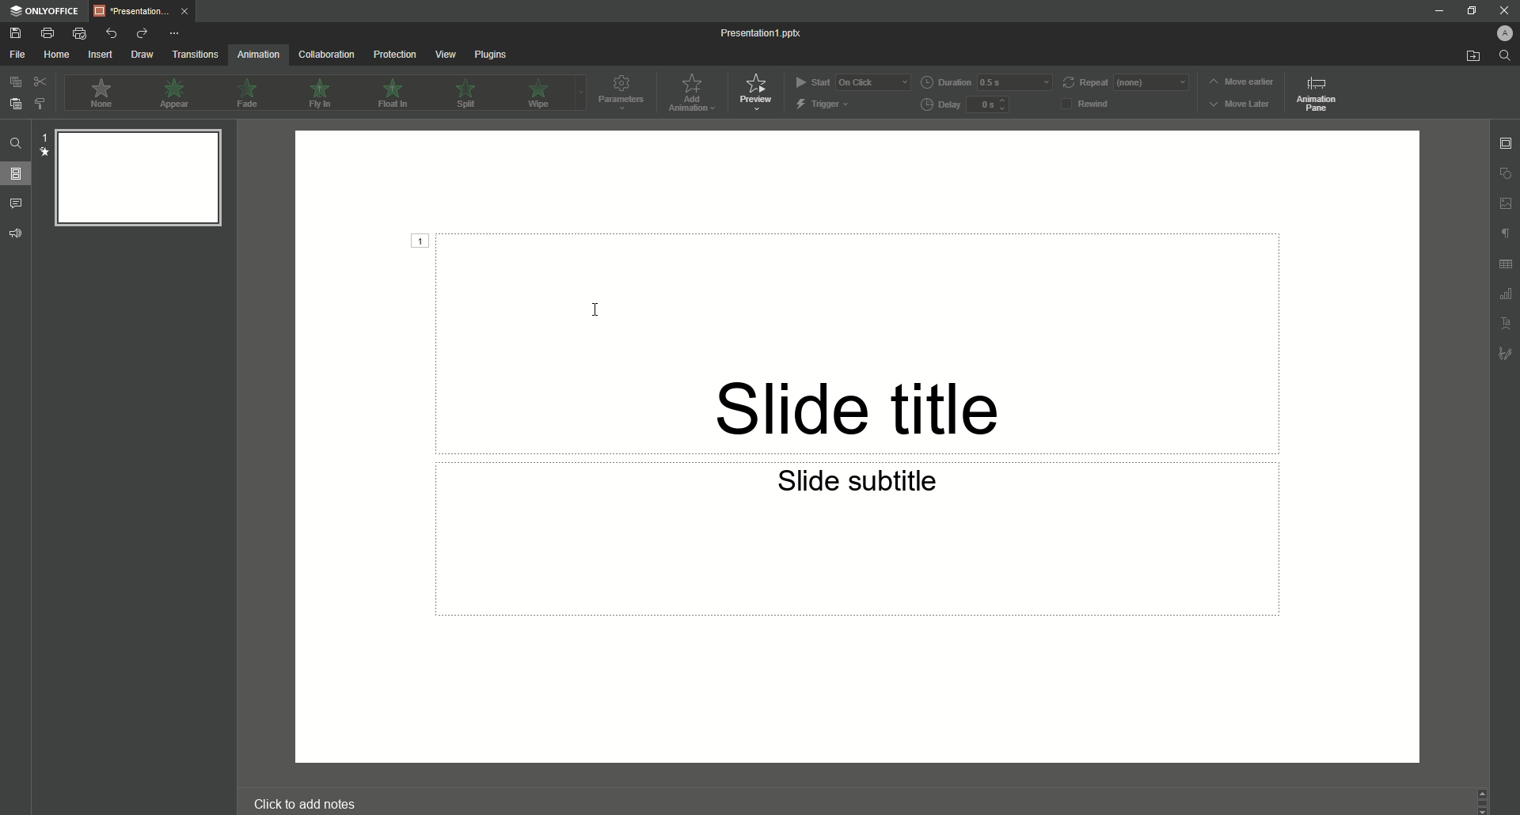  Describe the element at coordinates (1314, 93) in the screenshot. I see `Animation pane` at that location.